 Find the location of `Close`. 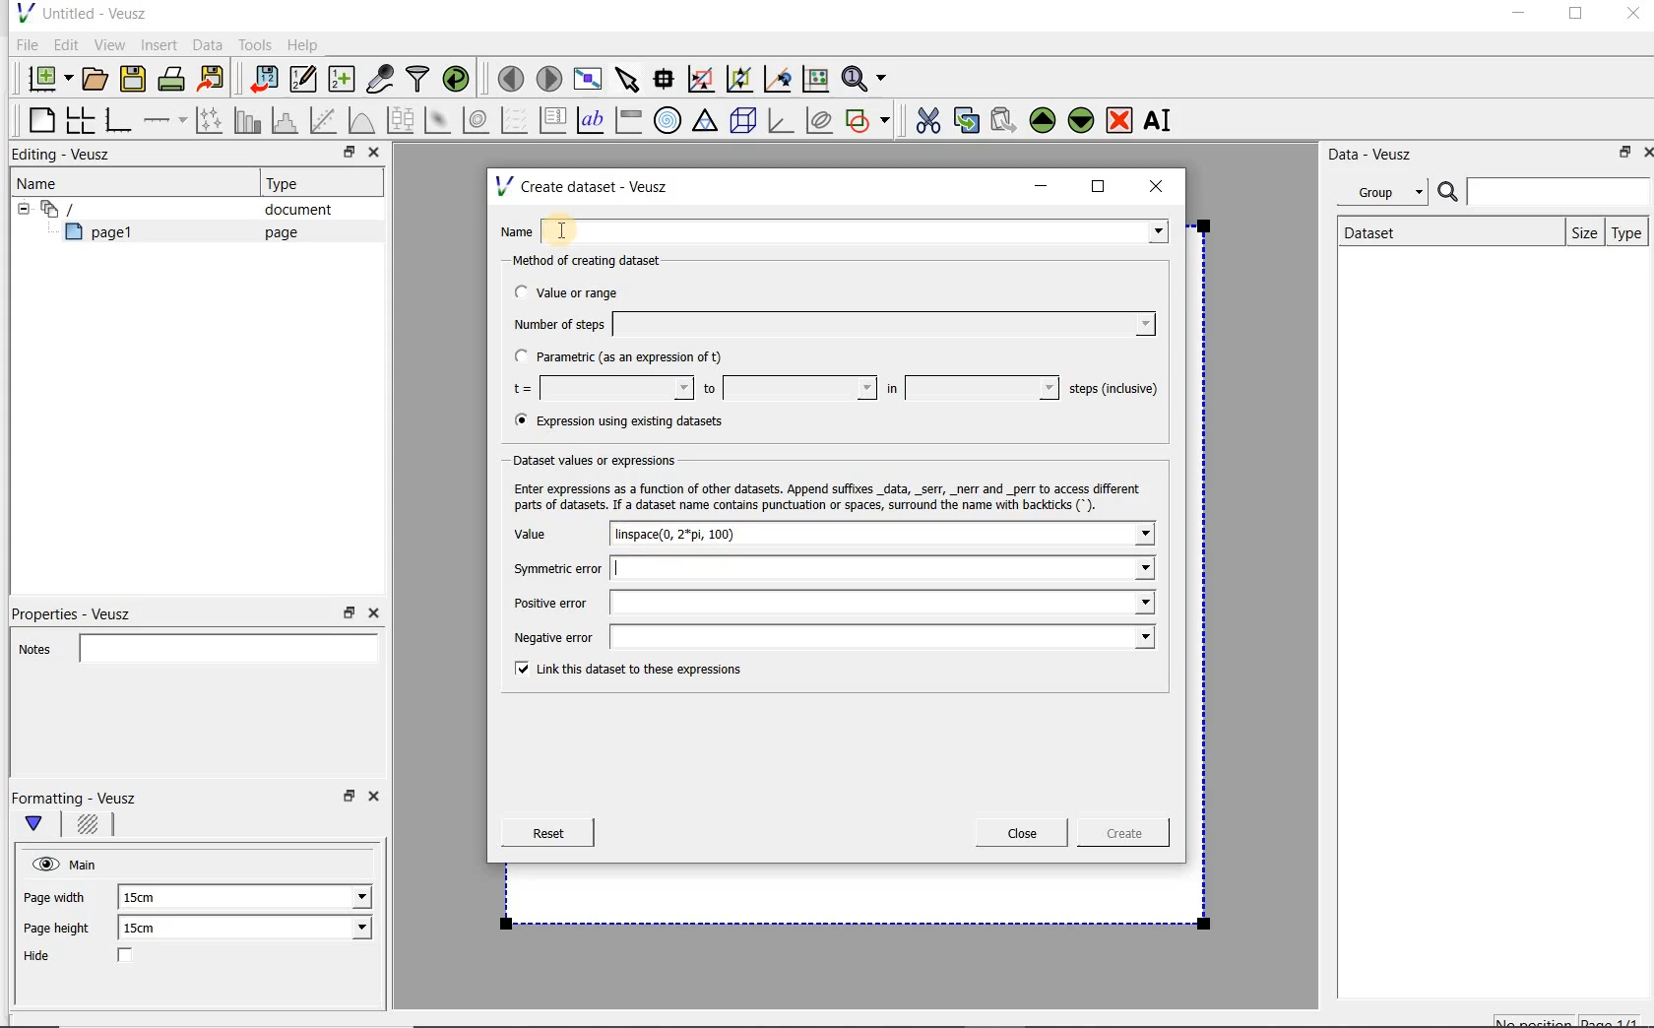

Close is located at coordinates (377, 800).